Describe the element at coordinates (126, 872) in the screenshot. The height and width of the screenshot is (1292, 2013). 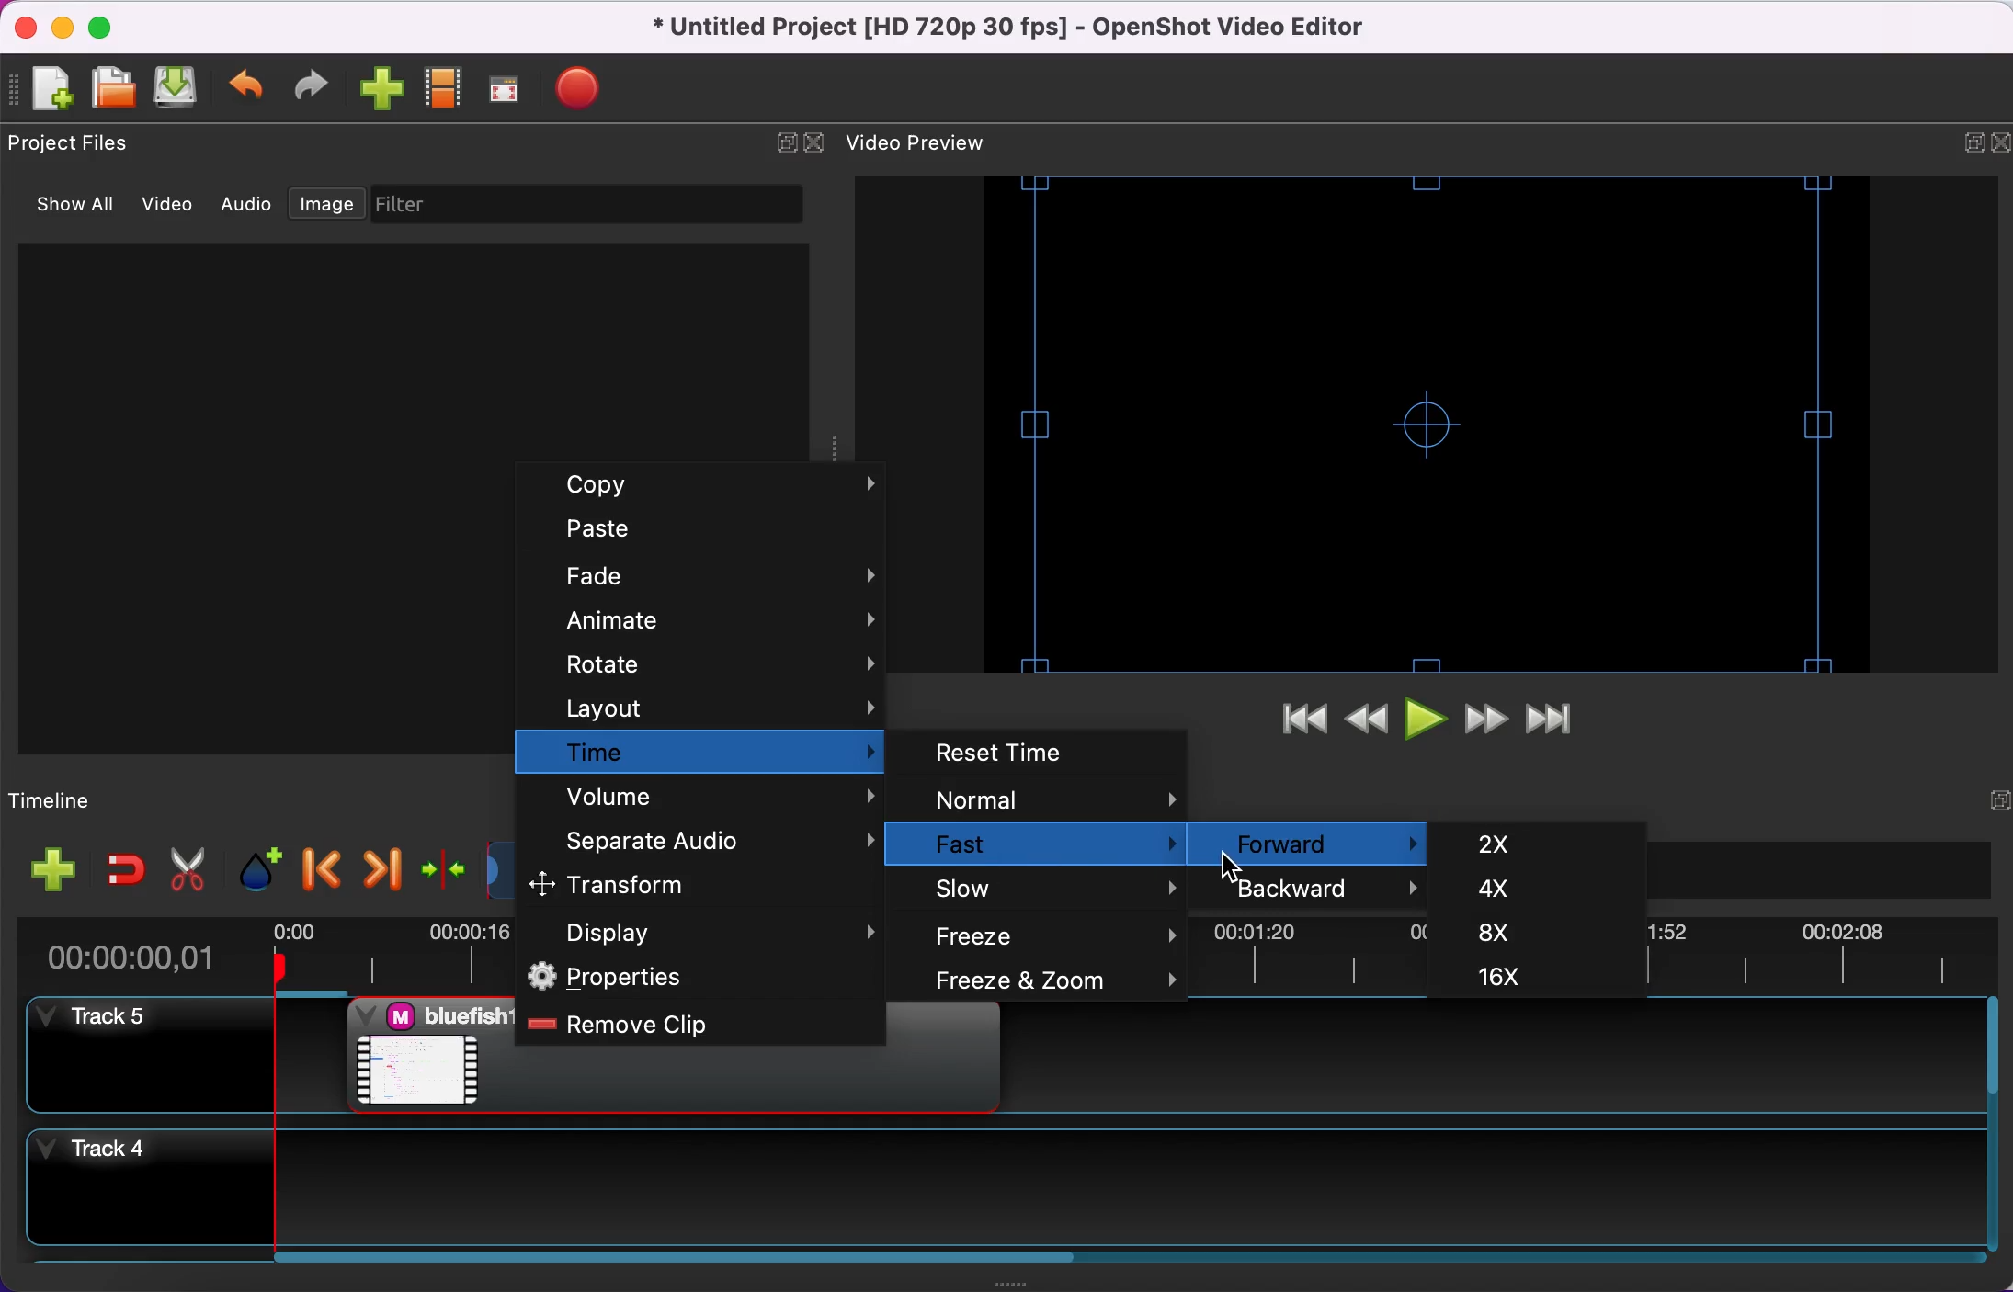
I see `enable snapping` at that location.